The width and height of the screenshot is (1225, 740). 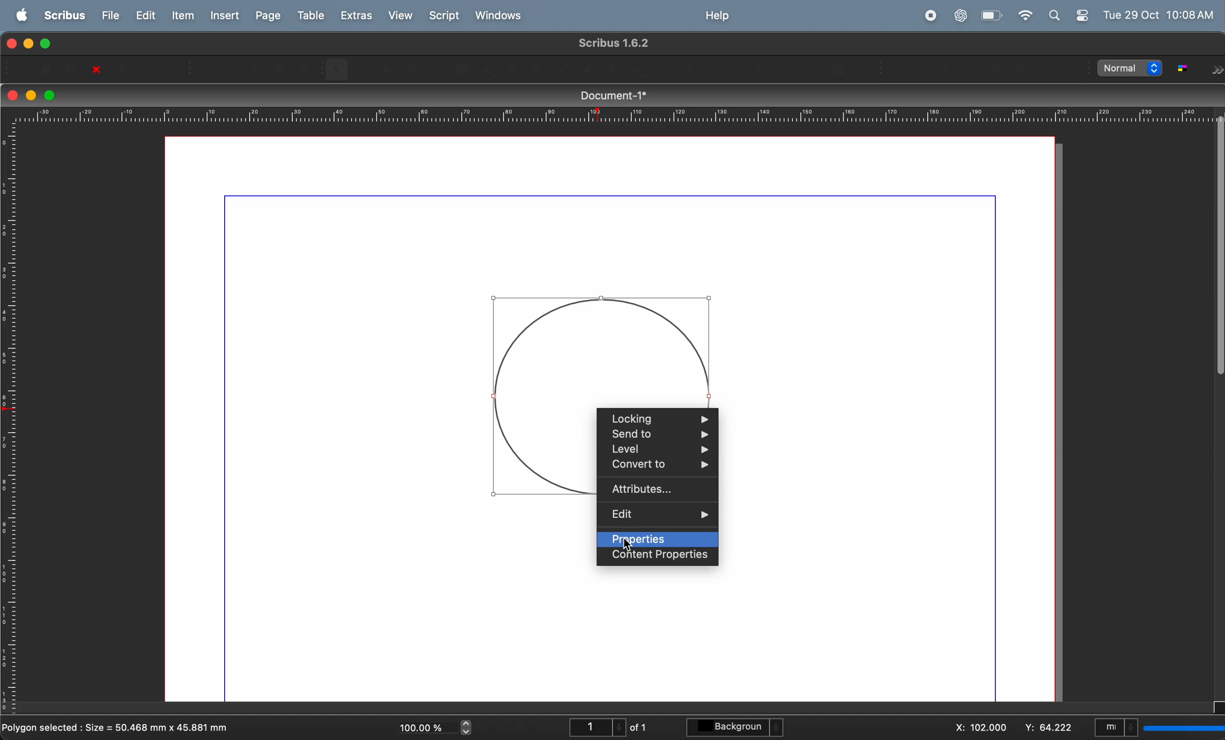 What do you see at coordinates (659, 418) in the screenshot?
I see `locking` at bounding box center [659, 418].